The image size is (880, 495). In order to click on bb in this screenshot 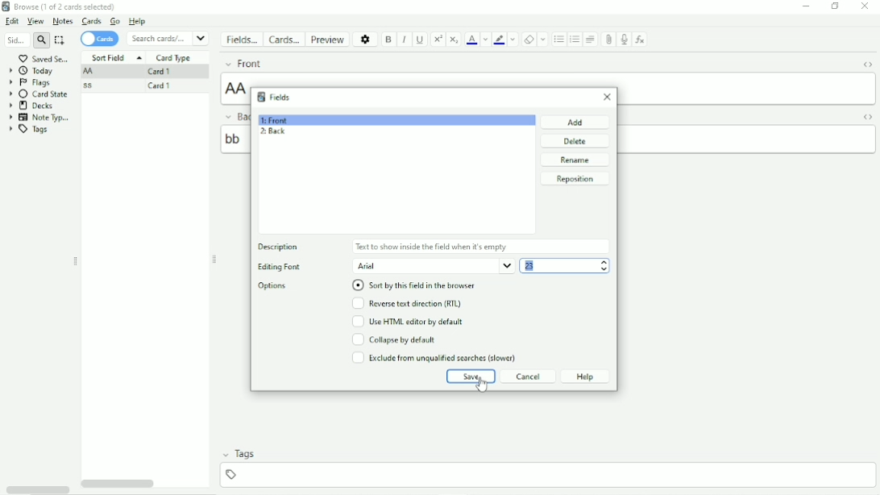, I will do `click(747, 139)`.